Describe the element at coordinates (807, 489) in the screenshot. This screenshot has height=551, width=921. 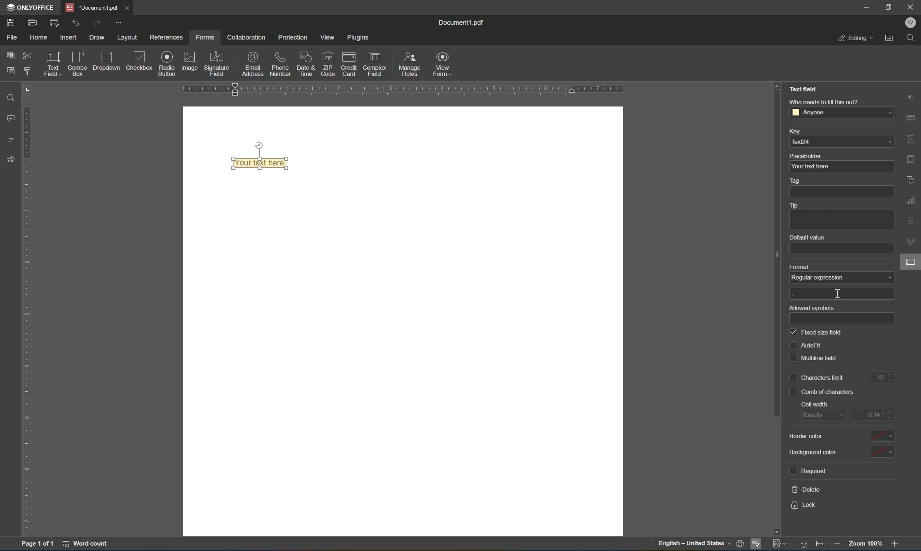
I see `delete` at that location.